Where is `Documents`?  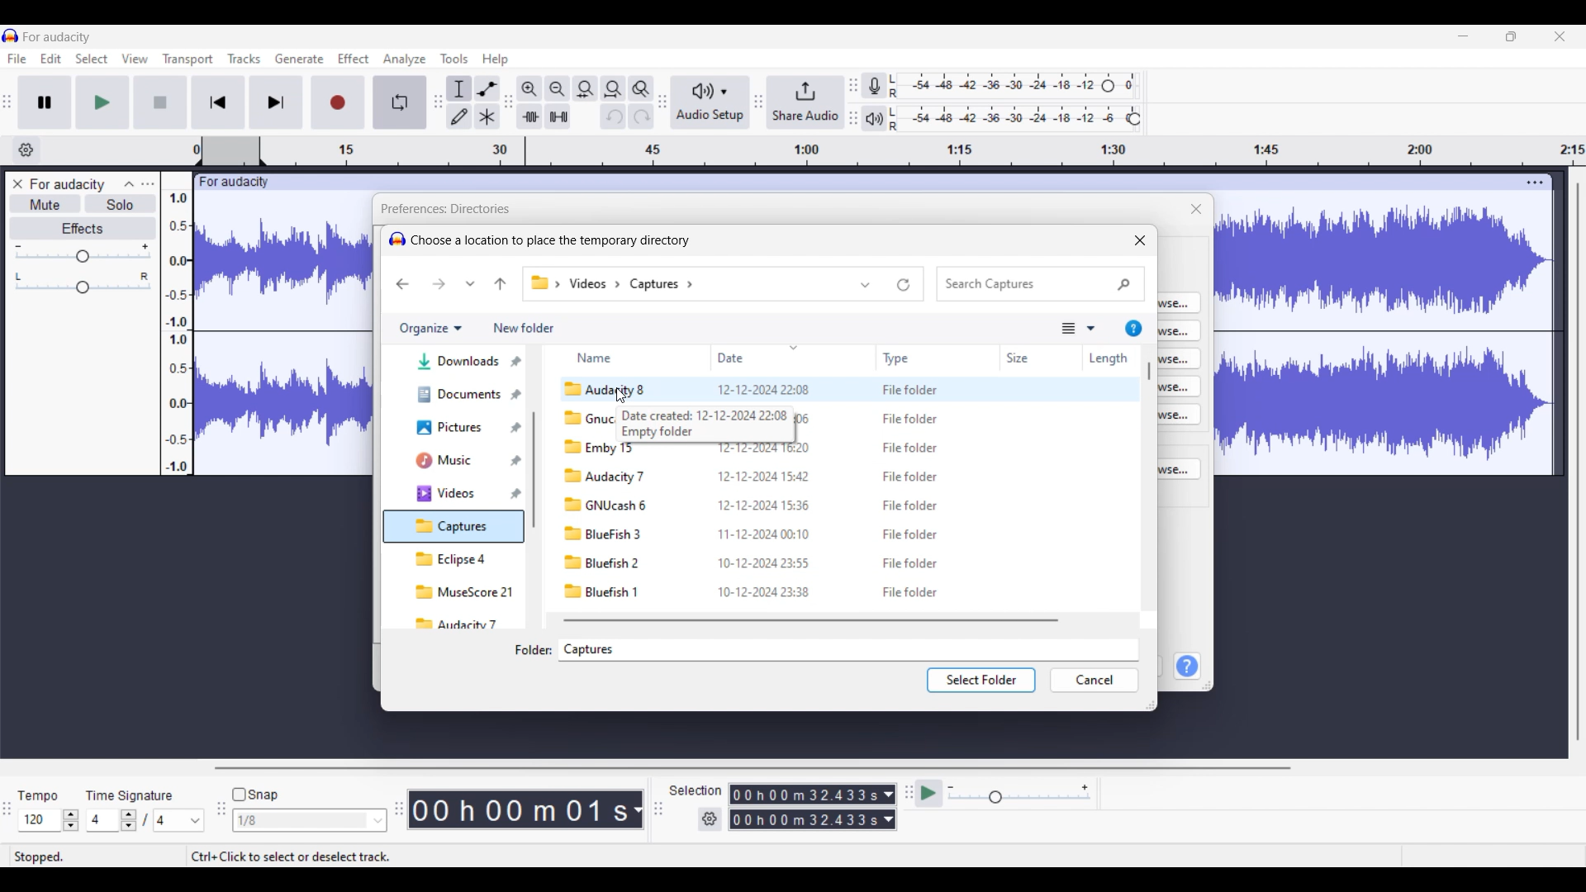
Documents is located at coordinates (458, 394).